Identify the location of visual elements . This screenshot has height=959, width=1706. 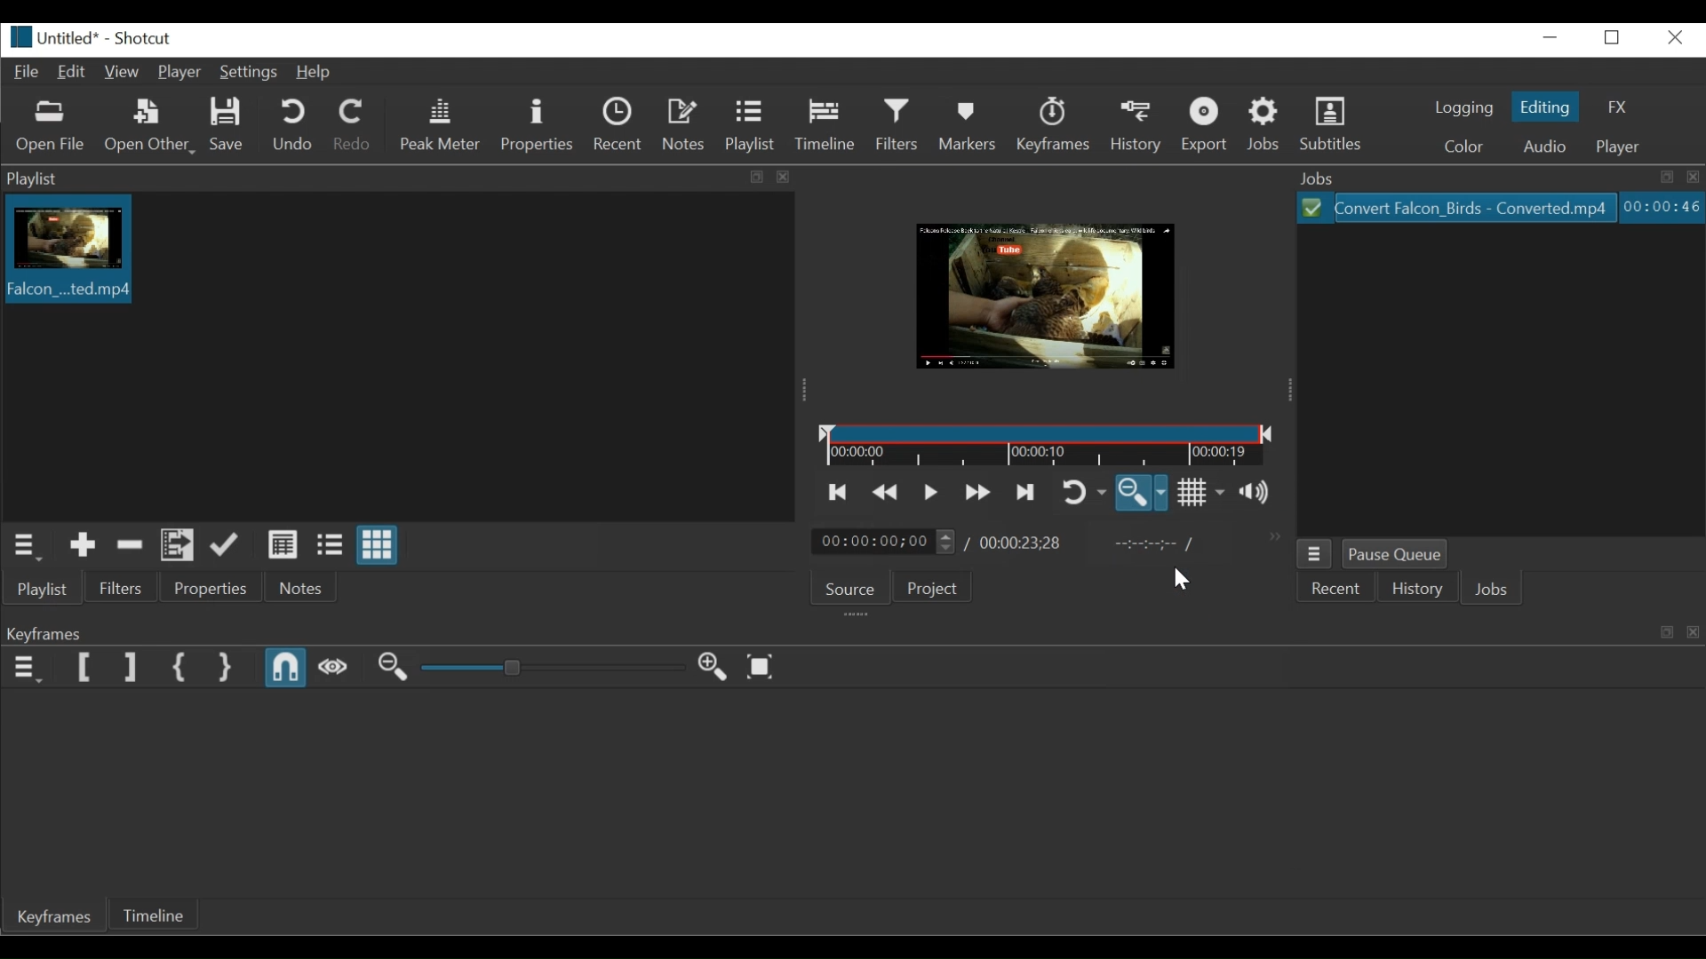
(1672, 632).